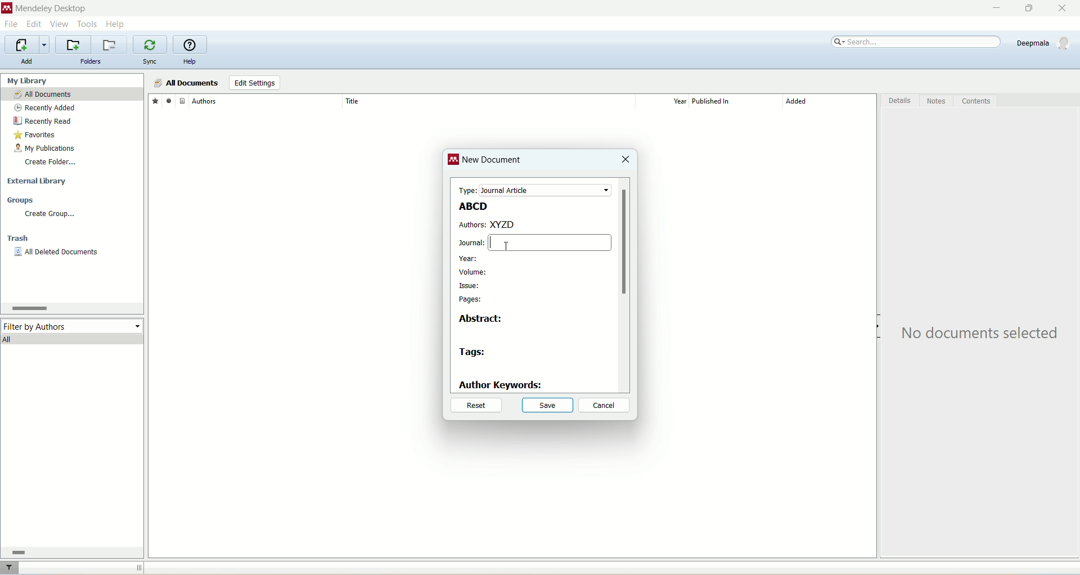 The image size is (1080, 575). What do you see at coordinates (191, 45) in the screenshot?
I see `online help guide for mendeley` at bounding box center [191, 45].